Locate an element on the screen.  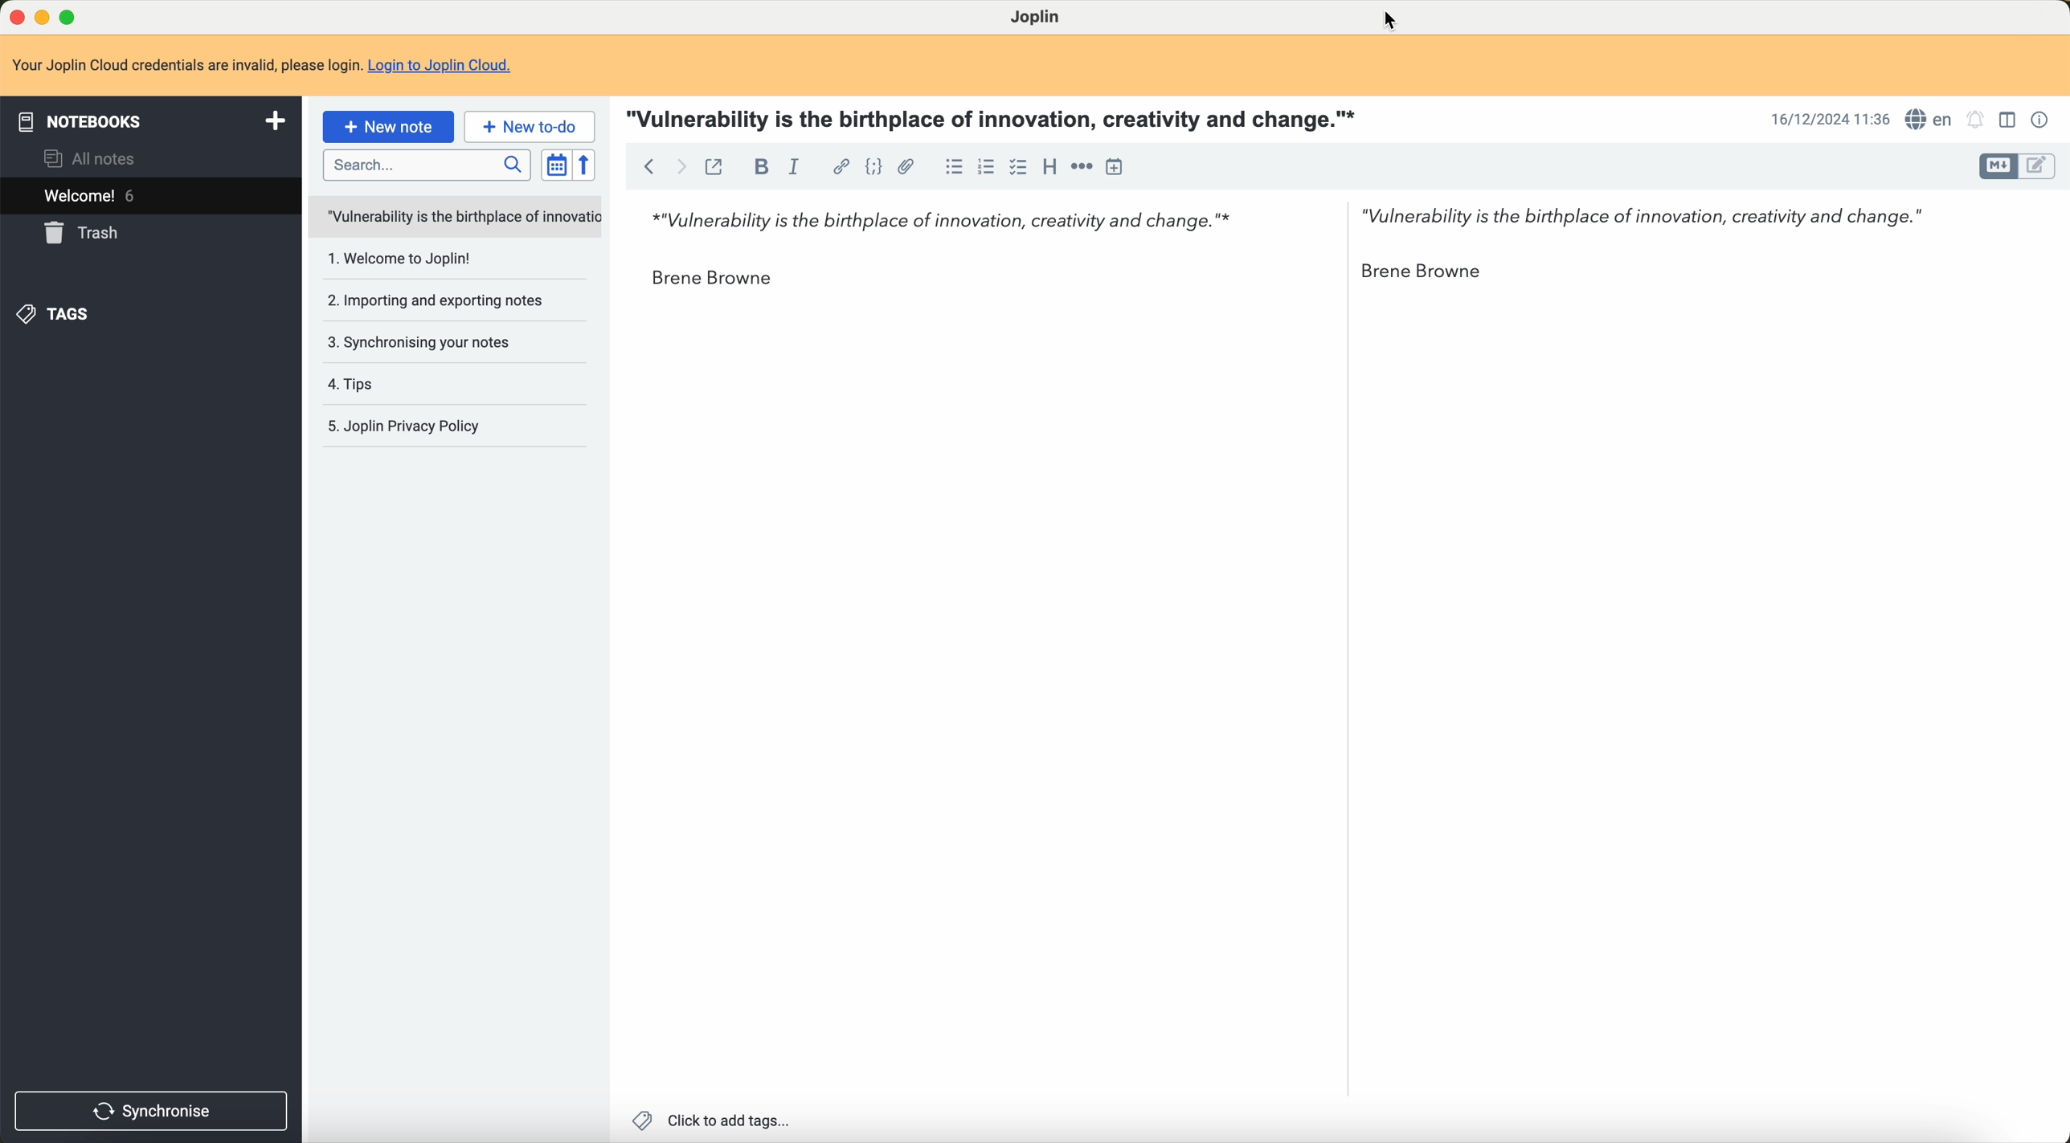
Joplin is located at coordinates (1037, 18).